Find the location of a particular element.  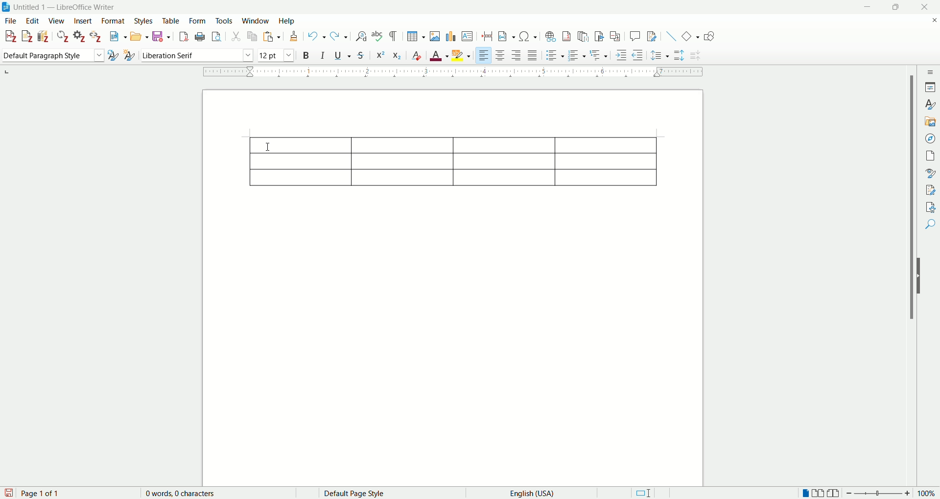

print preview is located at coordinates (215, 37).